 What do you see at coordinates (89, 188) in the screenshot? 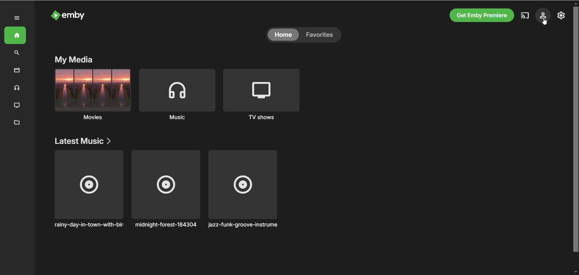
I see `rainy-day-in-town-with-birds` at bounding box center [89, 188].